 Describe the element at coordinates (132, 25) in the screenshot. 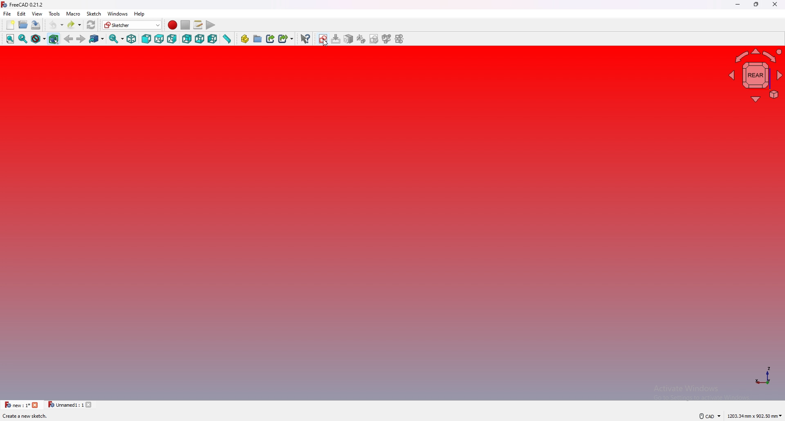

I see `Sketcher` at that location.